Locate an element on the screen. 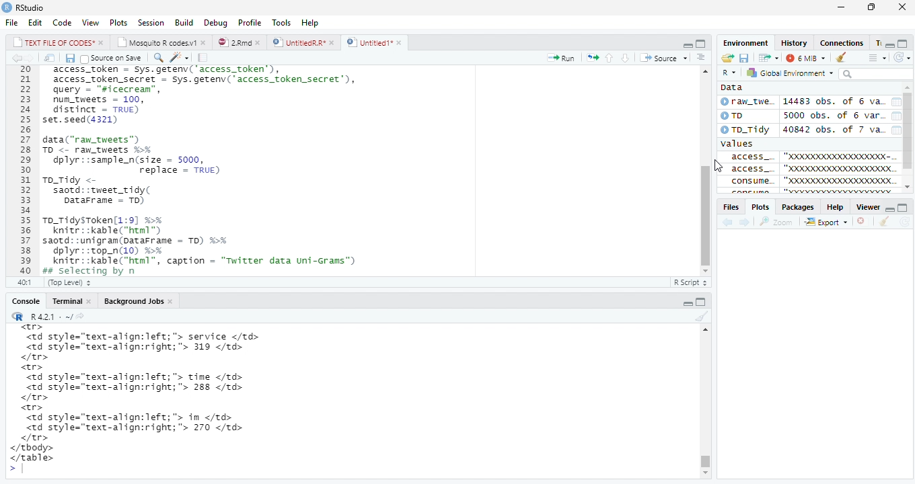 The image size is (915, 484). Zoom  is located at coordinates (781, 222).